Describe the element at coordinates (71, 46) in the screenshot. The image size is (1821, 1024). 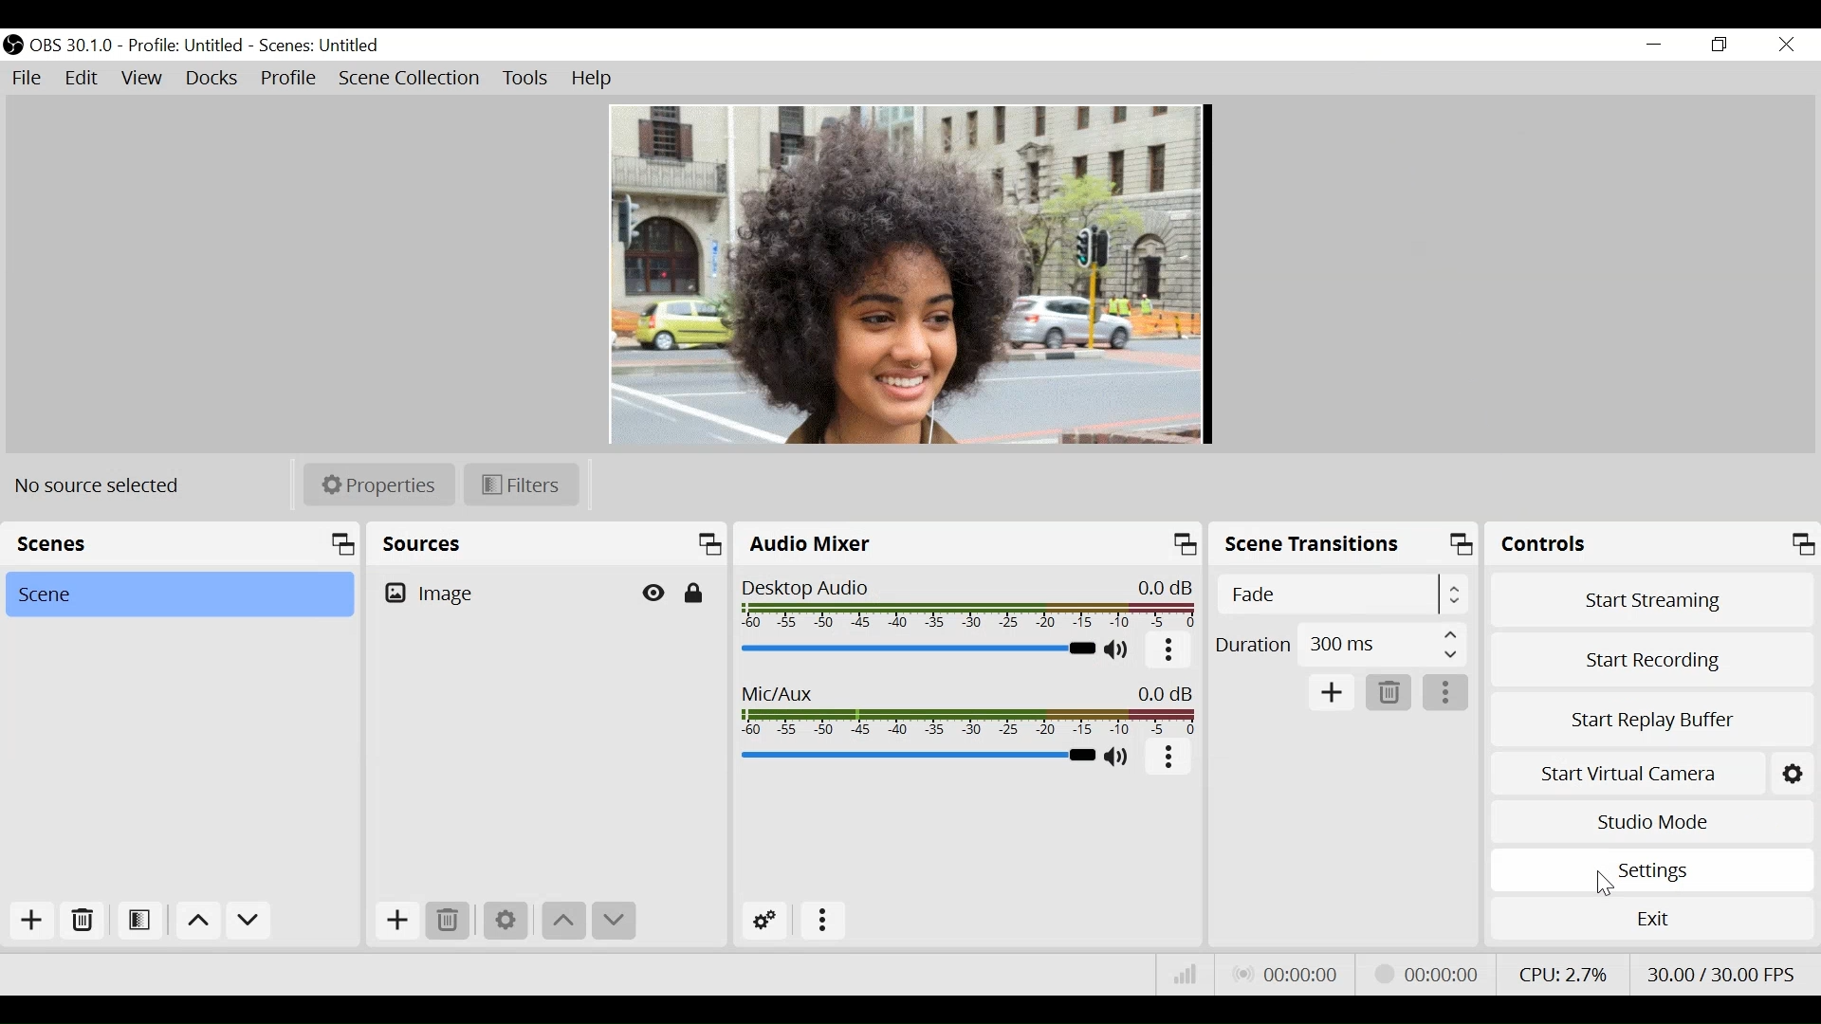
I see `OBS 30.1.0` at that location.